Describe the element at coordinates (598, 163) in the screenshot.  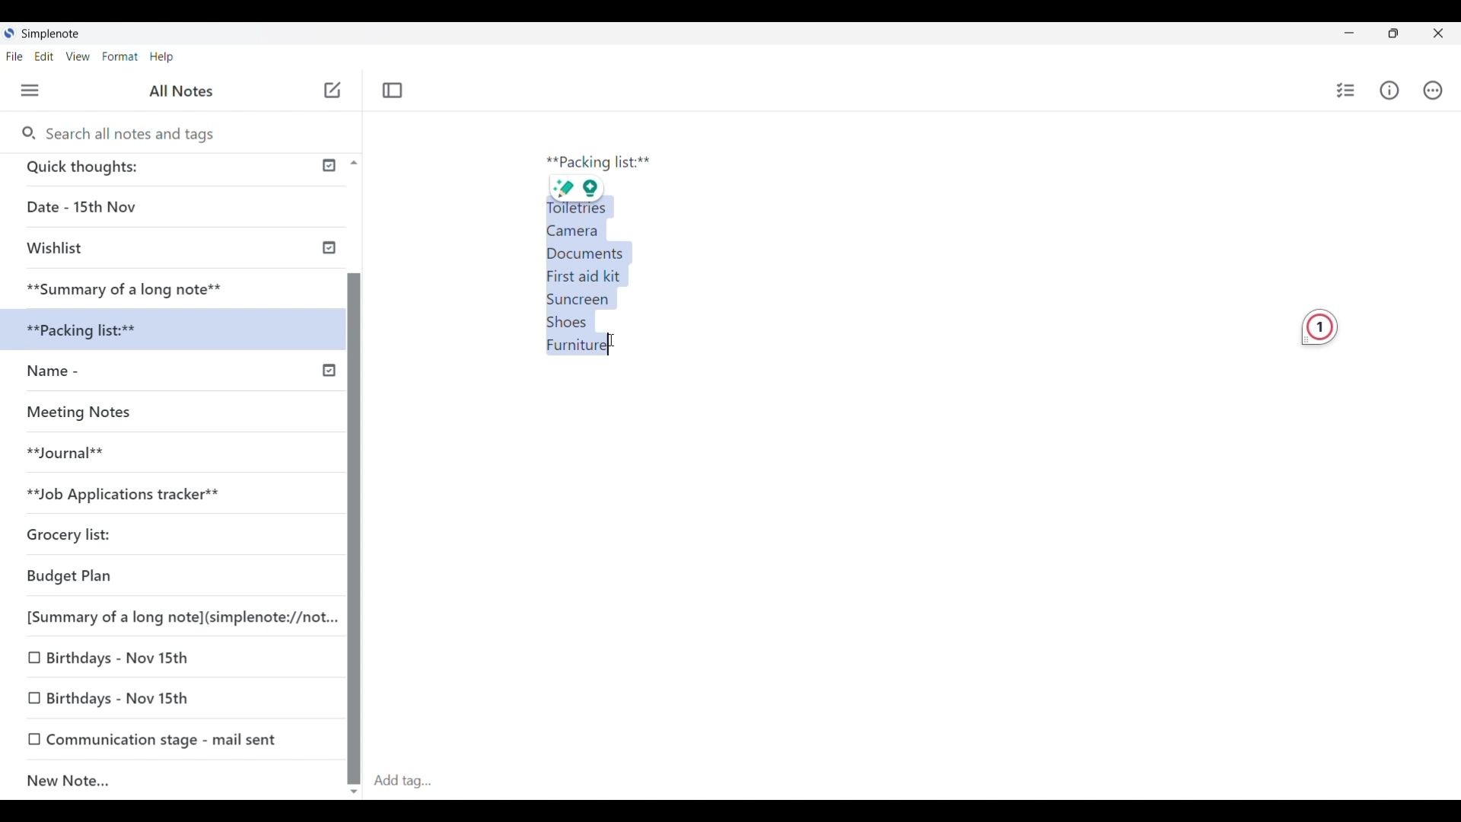
I see `Packing list` at that location.